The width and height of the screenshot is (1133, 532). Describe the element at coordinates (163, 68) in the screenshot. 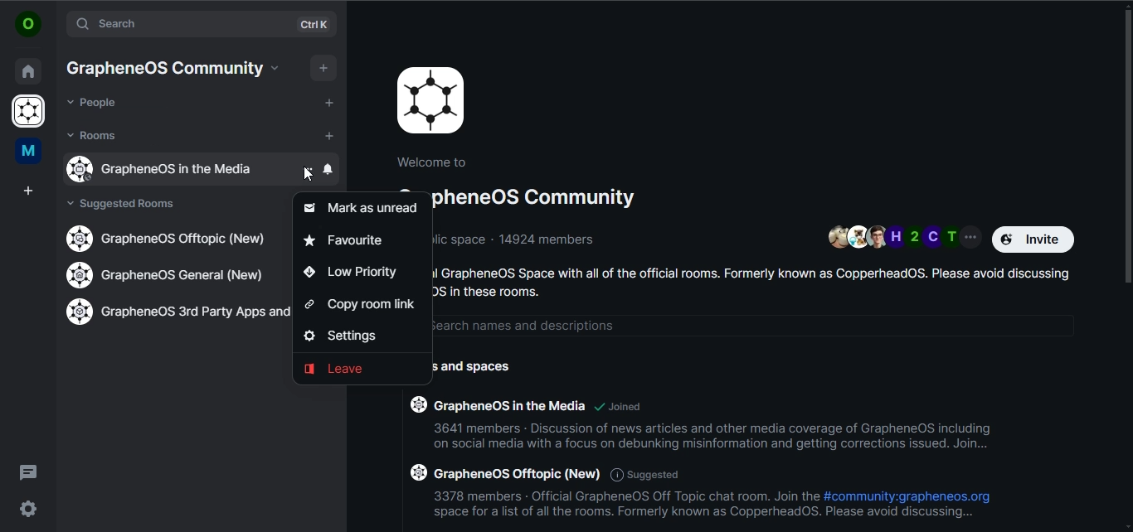

I see `GrapheneOS Commuynity` at that location.